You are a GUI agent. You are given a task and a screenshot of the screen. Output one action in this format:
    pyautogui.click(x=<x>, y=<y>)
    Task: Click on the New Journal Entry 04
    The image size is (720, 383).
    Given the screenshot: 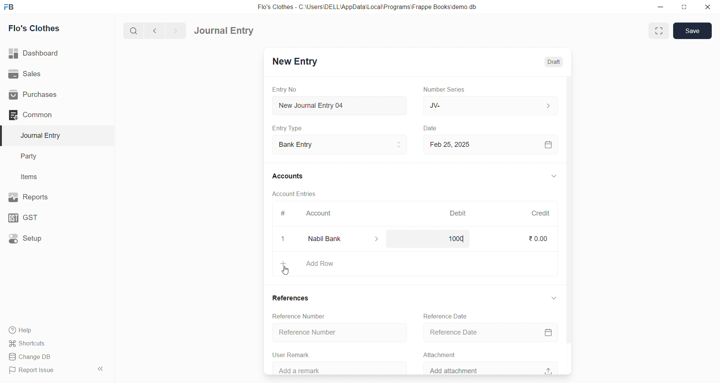 What is the action you would take?
    pyautogui.click(x=338, y=105)
    